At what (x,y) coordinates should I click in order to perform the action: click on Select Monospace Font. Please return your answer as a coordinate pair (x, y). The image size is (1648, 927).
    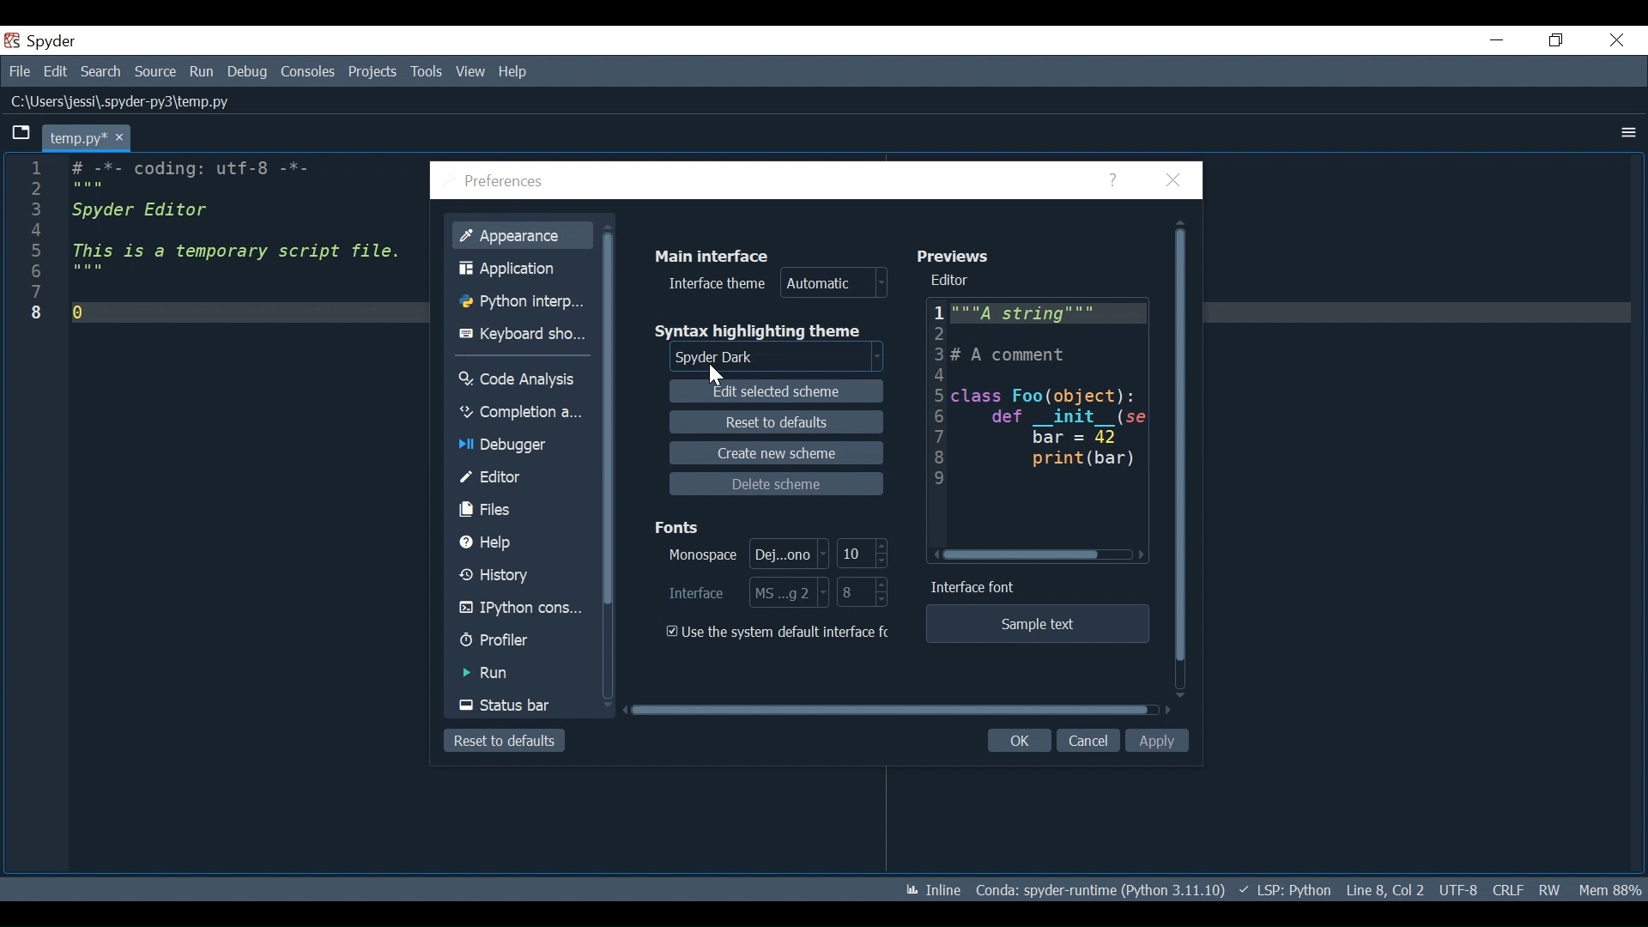
    Looking at the image, I should click on (745, 554).